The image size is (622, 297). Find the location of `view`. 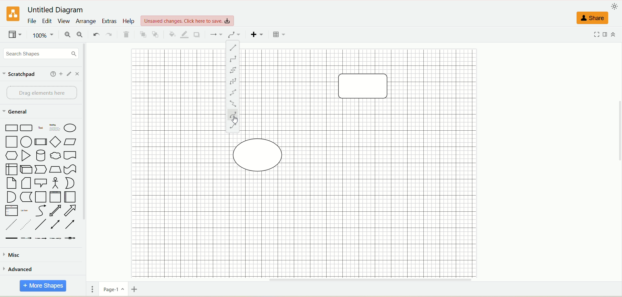

view is located at coordinates (188, 20).